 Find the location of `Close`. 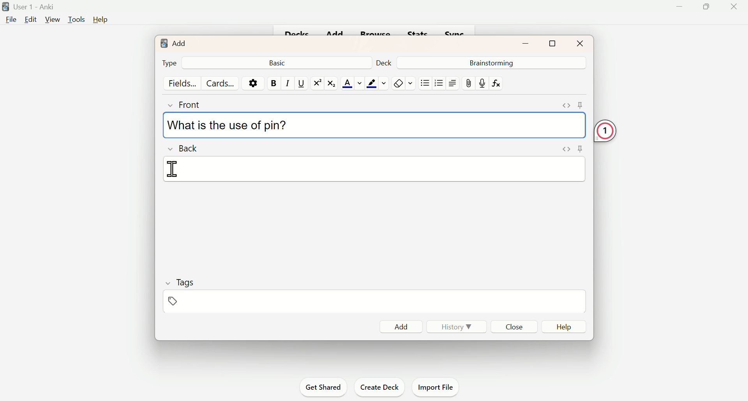

Close is located at coordinates (516, 326).